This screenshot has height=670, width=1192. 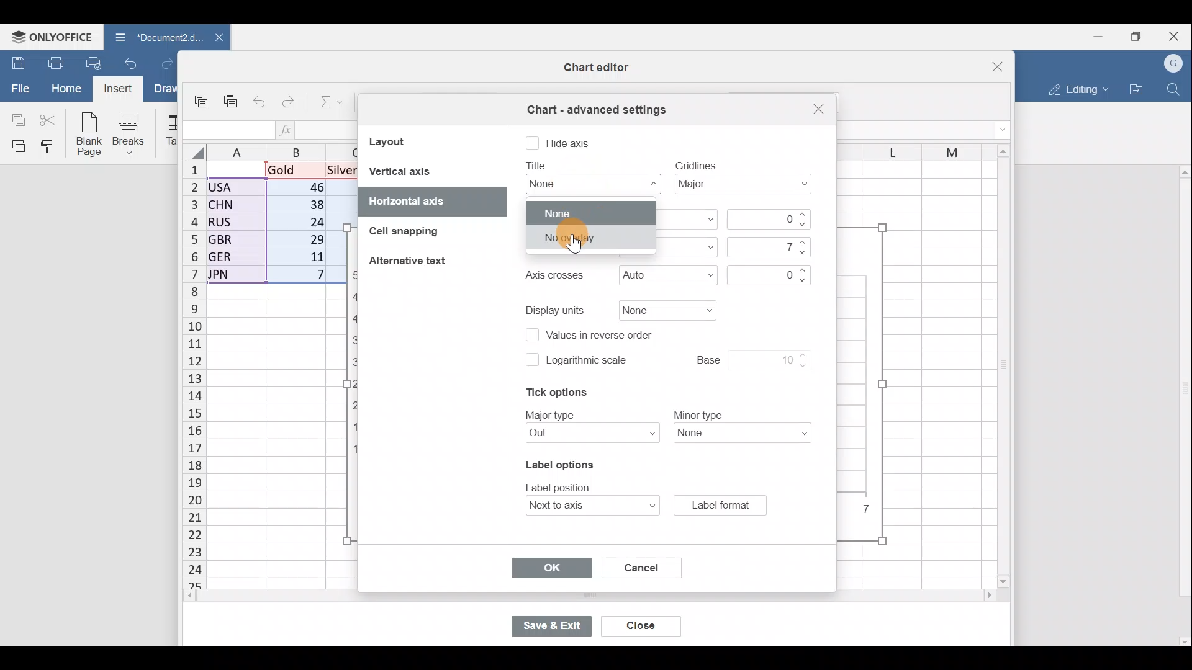 I want to click on text, so click(x=698, y=414).